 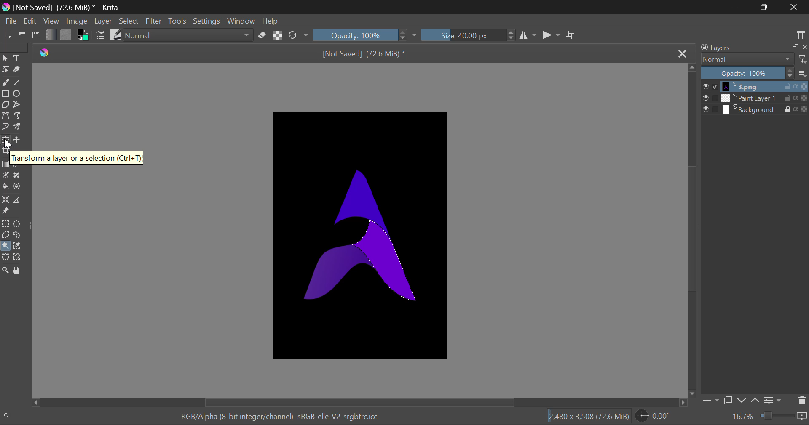 What do you see at coordinates (281, 417) in the screenshot?
I see `RGB/Alpha (8-bit integer/channel) sRGB-elle-V2-srgbtrcicc` at bounding box center [281, 417].